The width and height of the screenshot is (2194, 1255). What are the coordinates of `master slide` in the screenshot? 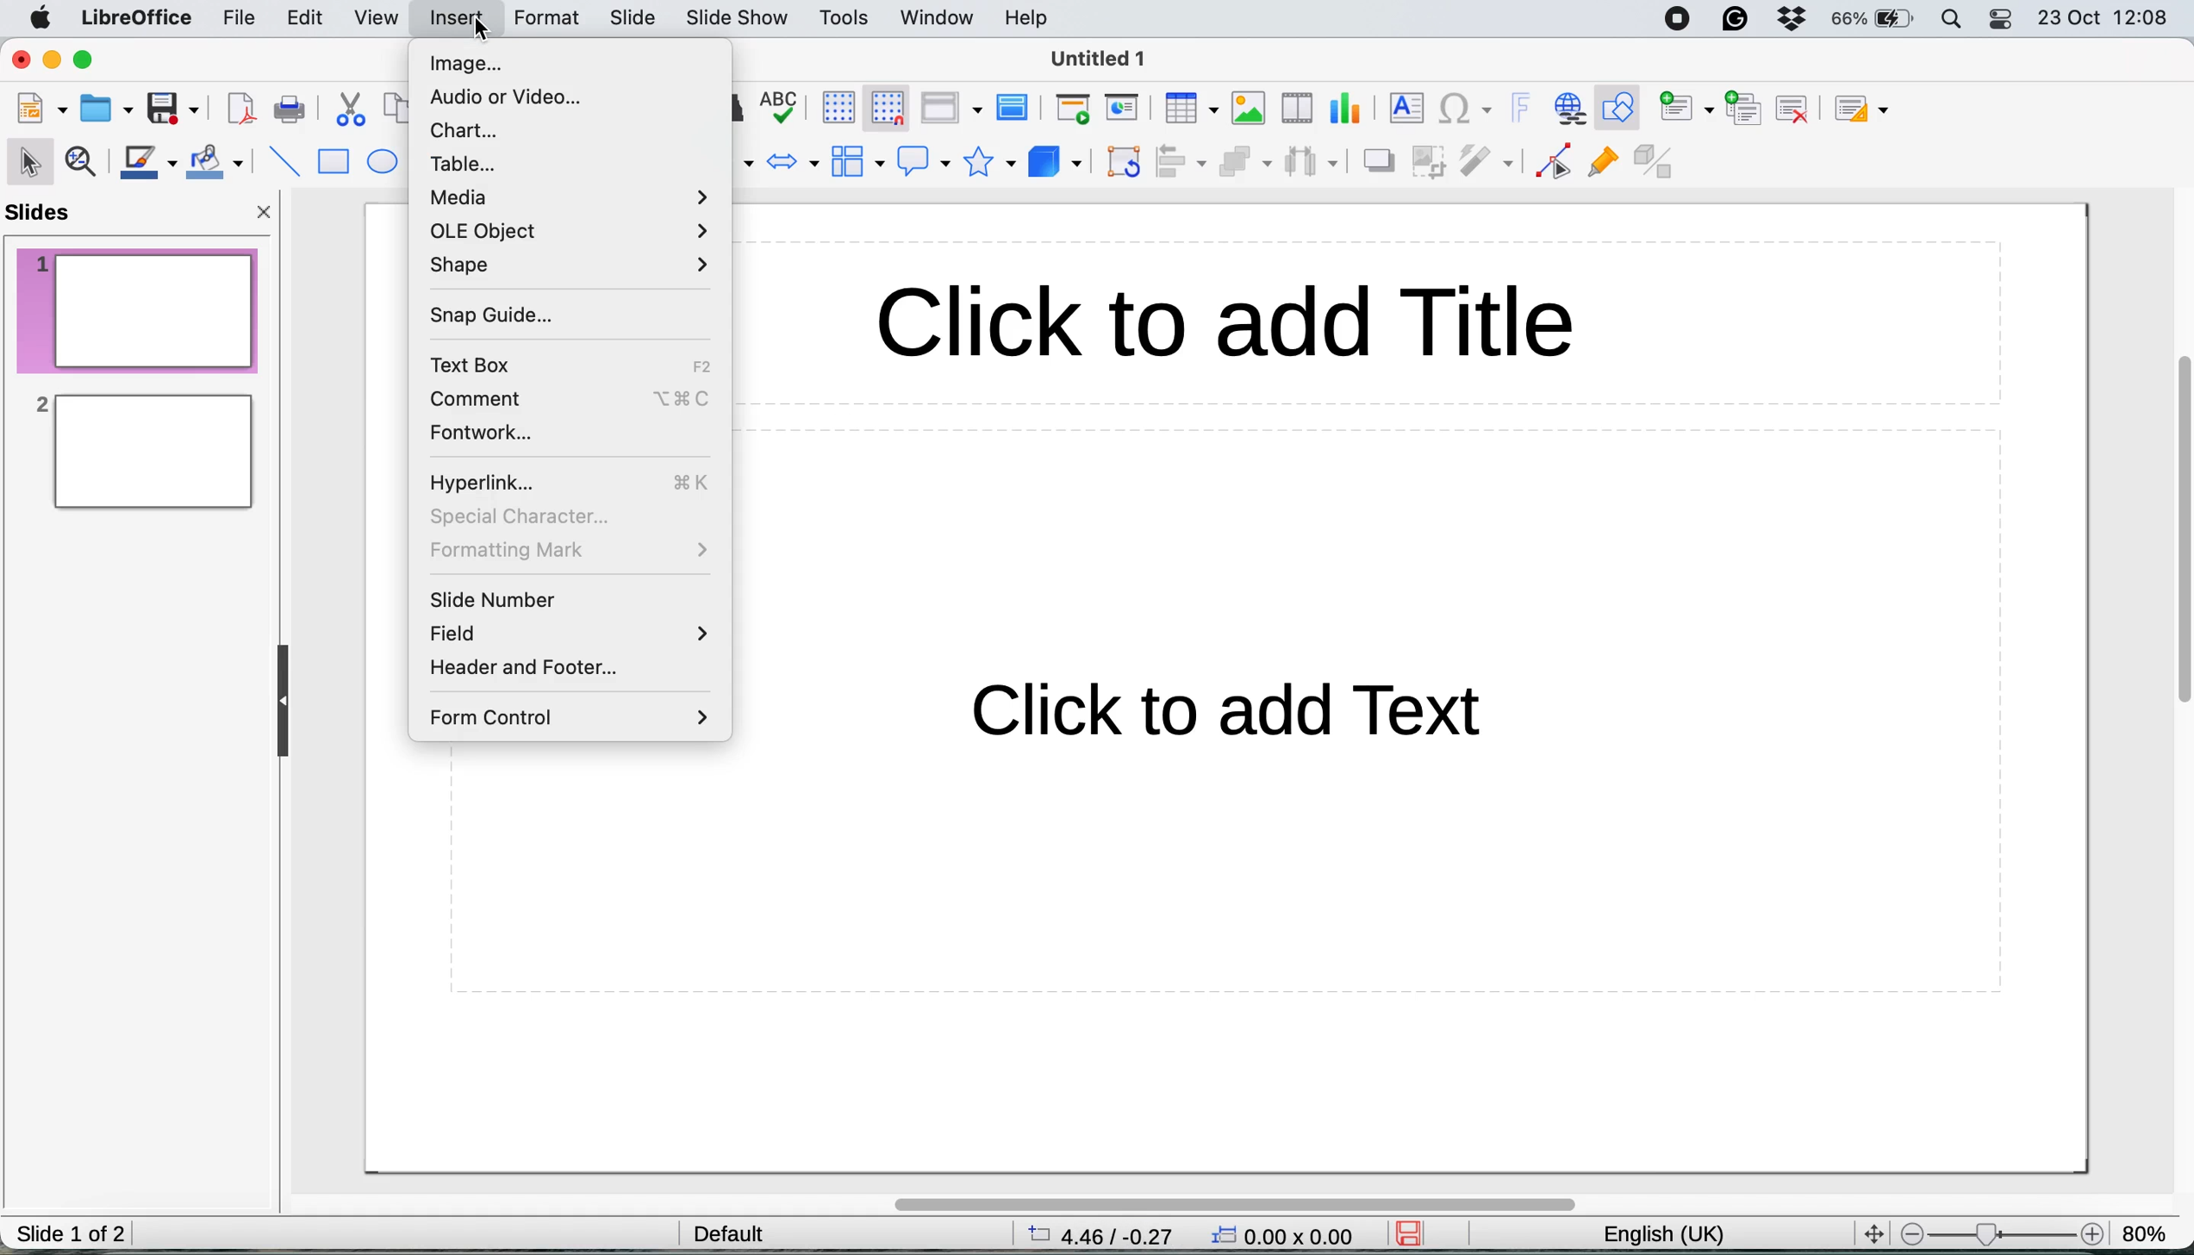 It's located at (1017, 109).